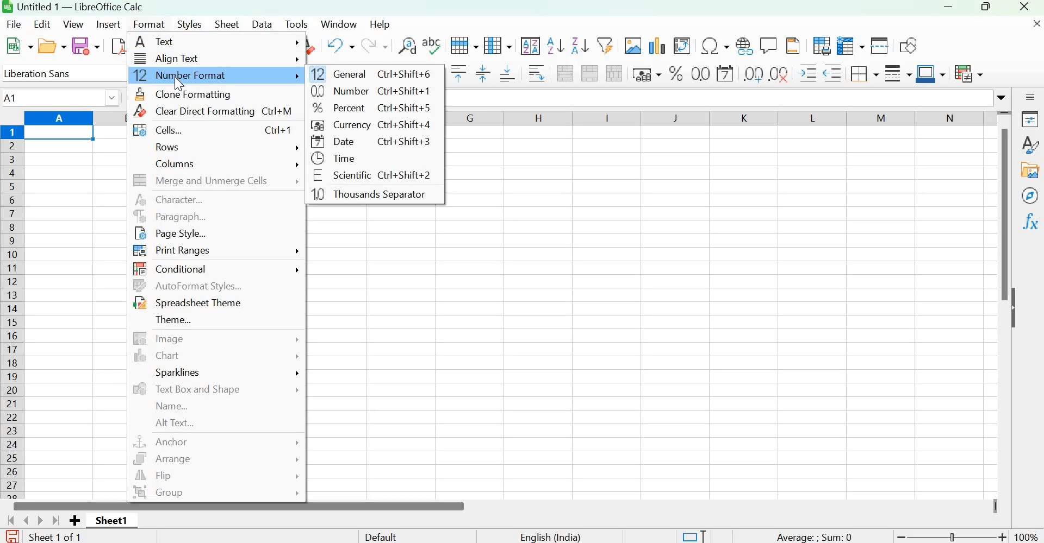  I want to click on Format as percent, so click(676, 73).